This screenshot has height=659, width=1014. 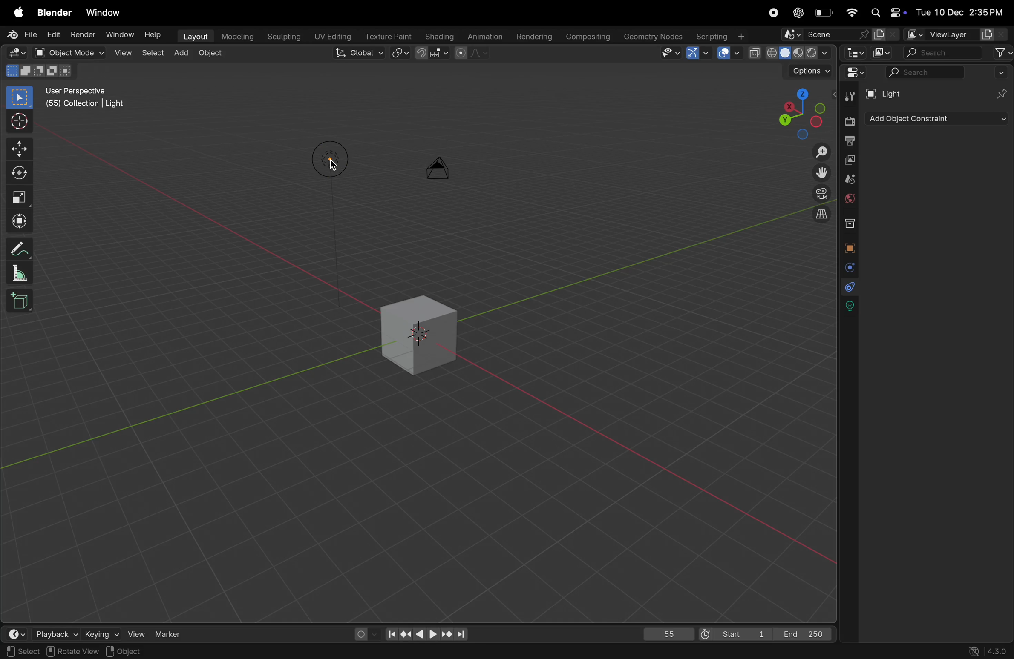 What do you see at coordinates (847, 267) in the screenshot?
I see `physics` at bounding box center [847, 267].